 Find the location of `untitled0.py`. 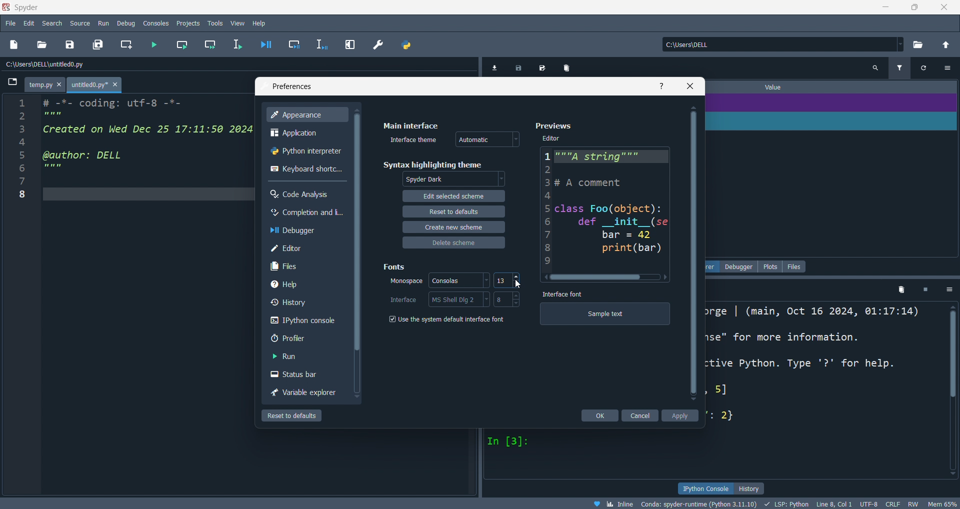

untitled0.py is located at coordinates (98, 84).